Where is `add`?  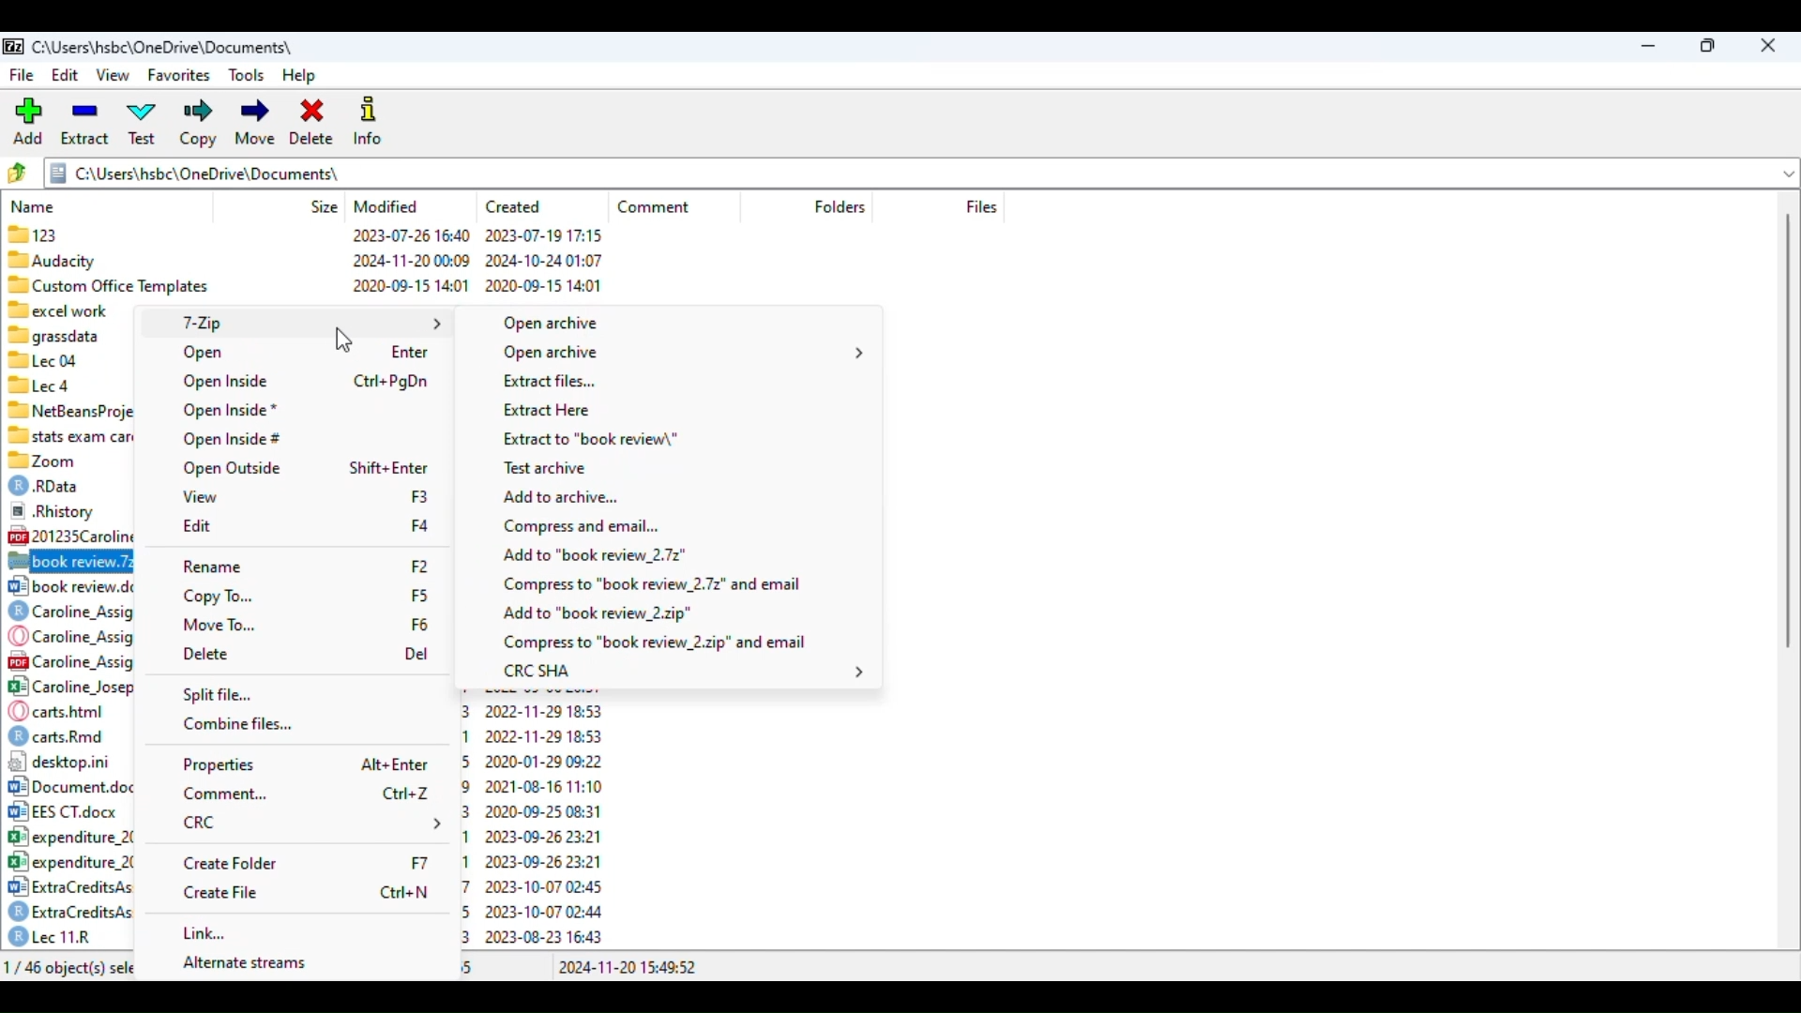
add is located at coordinates (27, 119).